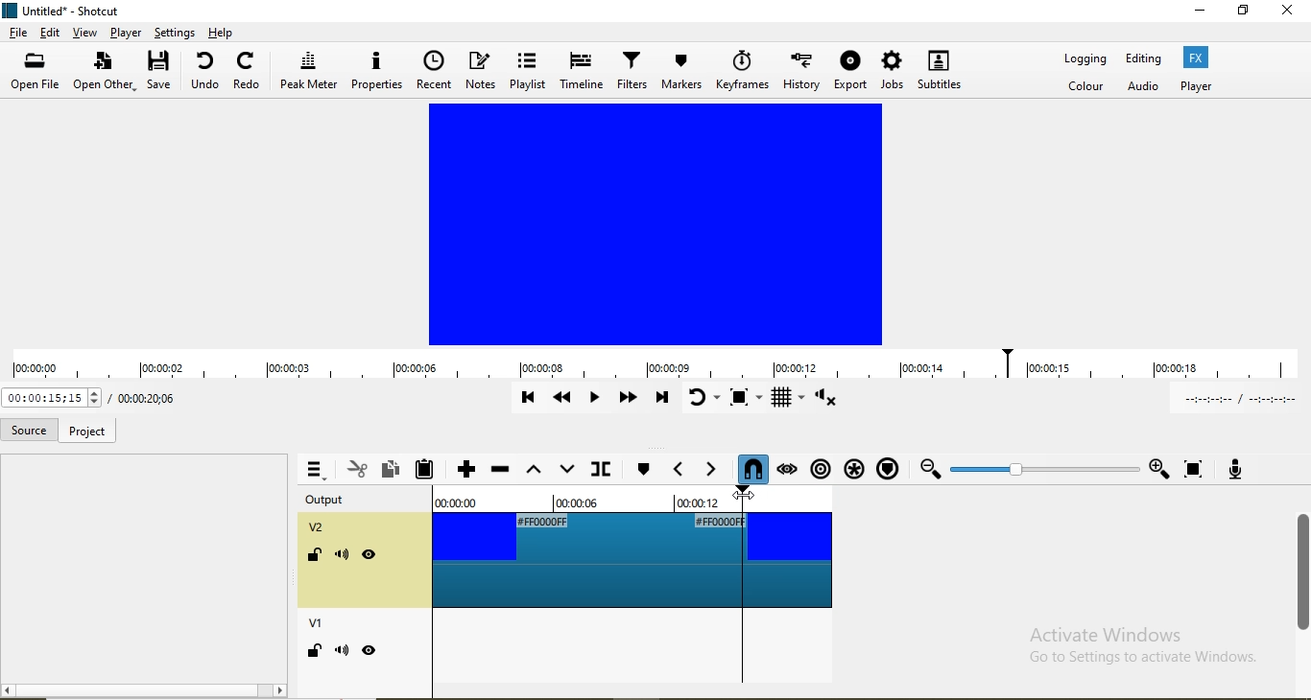  What do you see at coordinates (829, 401) in the screenshot?
I see `Show volume control` at bounding box center [829, 401].